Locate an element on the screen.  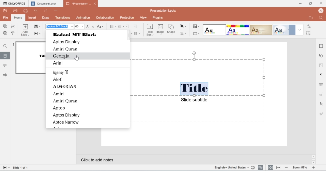
Document1.docx is located at coordinates (46, 3).